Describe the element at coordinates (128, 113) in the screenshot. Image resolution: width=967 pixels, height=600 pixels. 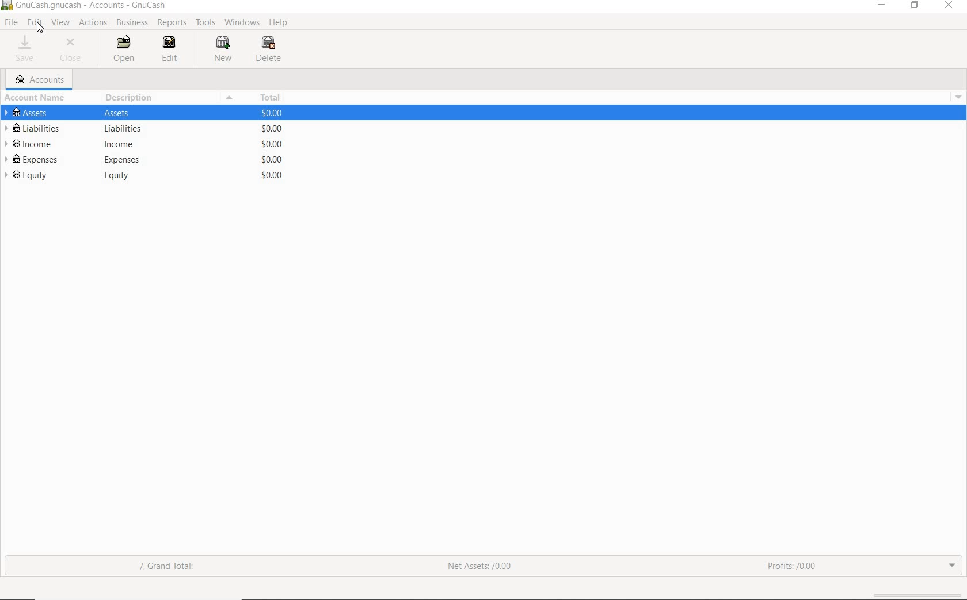
I see `` at that location.